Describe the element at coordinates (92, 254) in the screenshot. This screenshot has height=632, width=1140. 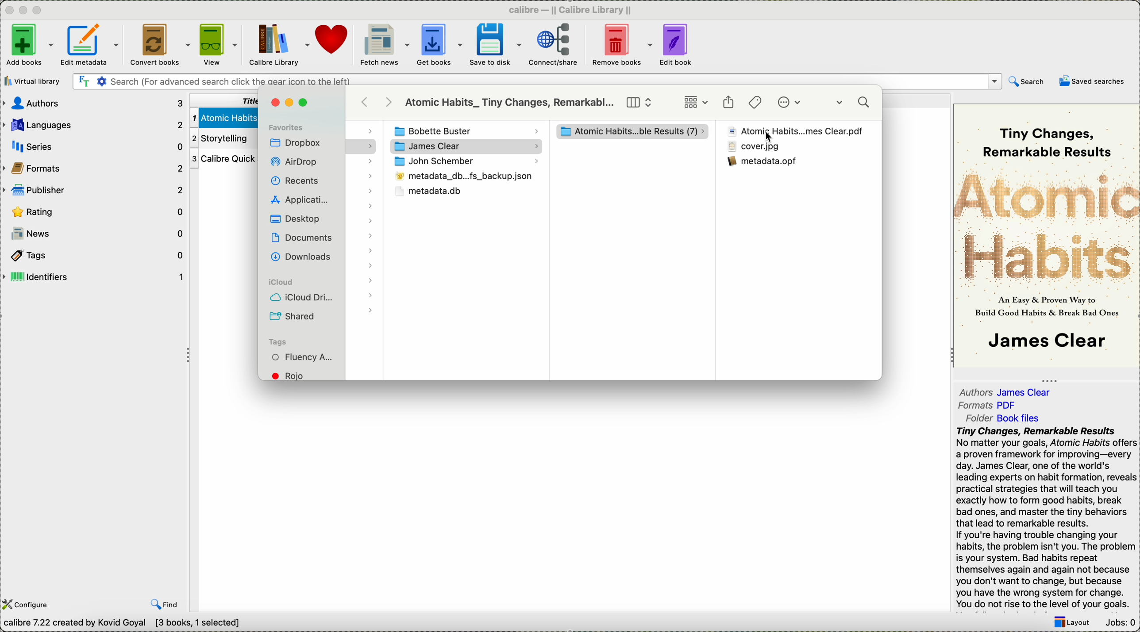
I see `tags` at that location.